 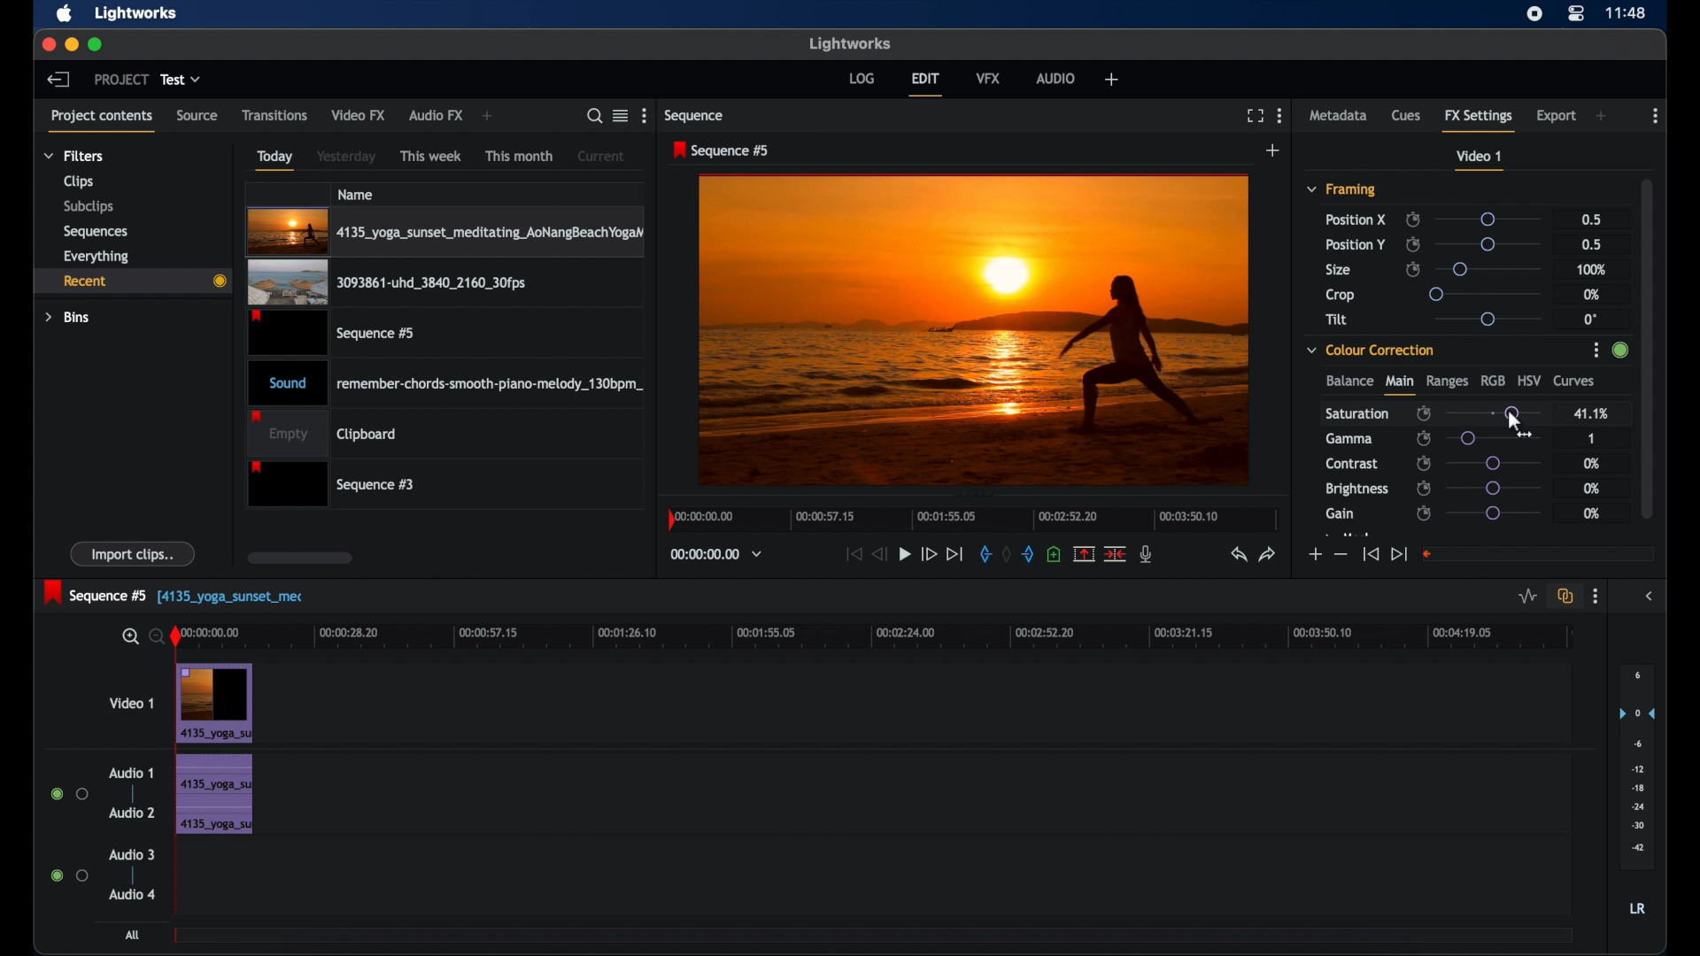 What do you see at coordinates (1592, 269) in the screenshot?
I see `100%` at bounding box center [1592, 269].